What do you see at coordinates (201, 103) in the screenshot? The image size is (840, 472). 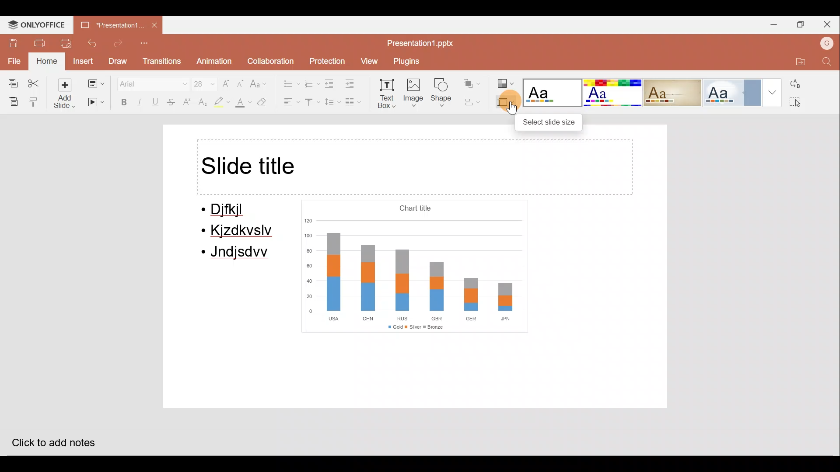 I see `Subscript` at bounding box center [201, 103].